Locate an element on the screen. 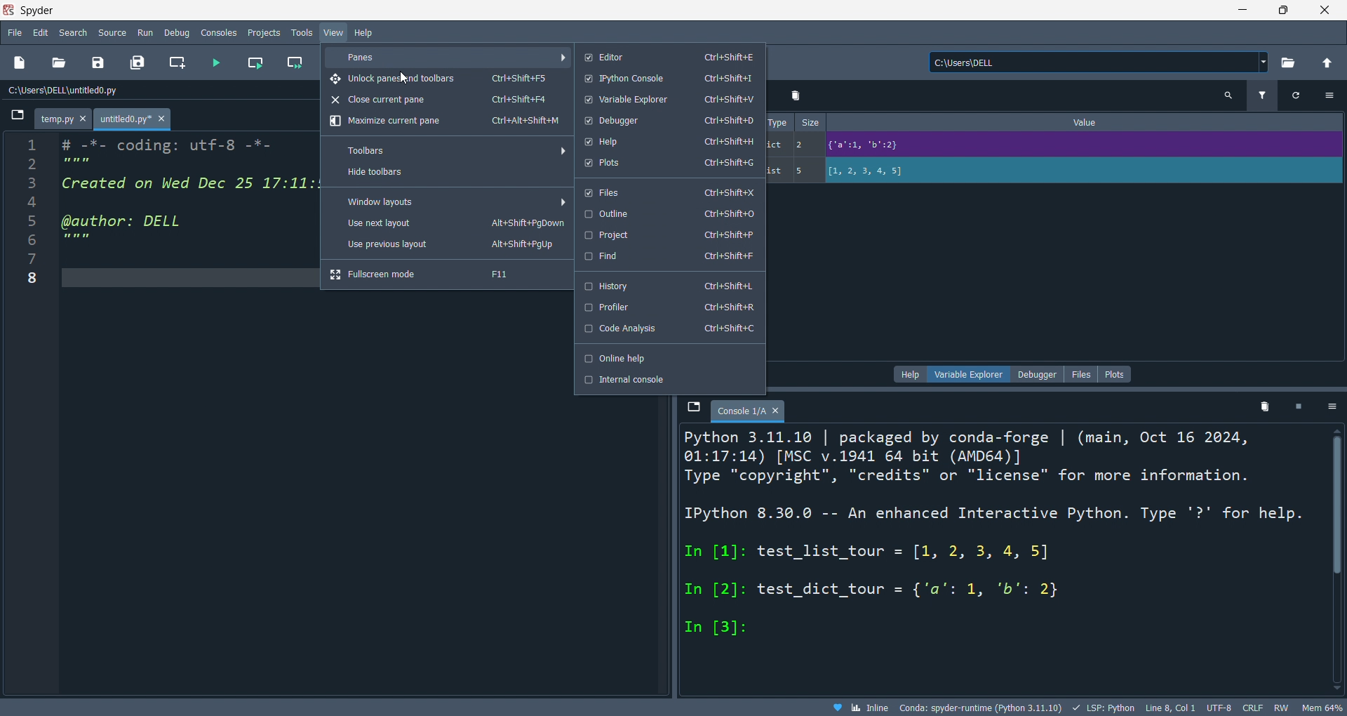 This screenshot has width=1347, height=716. help is located at coordinates (365, 32).